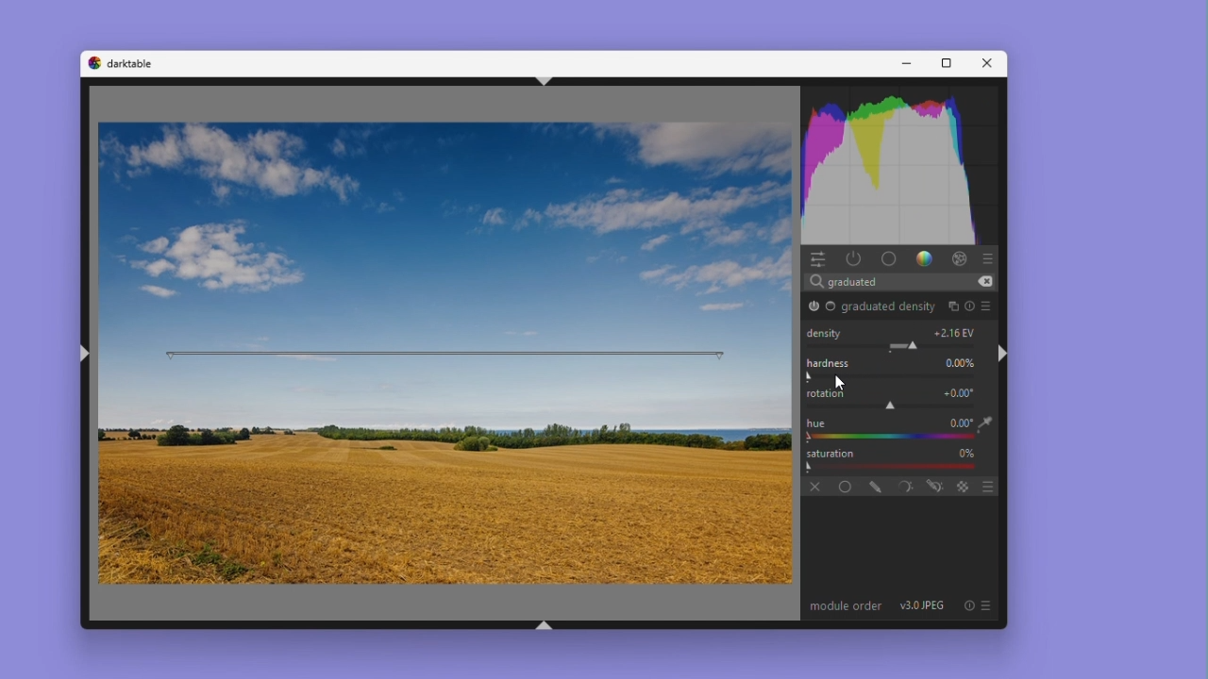 The image size is (1208, 679). Describe the element at coordinates (827, 361) in the screenshot. I see `Hardness` at that location.